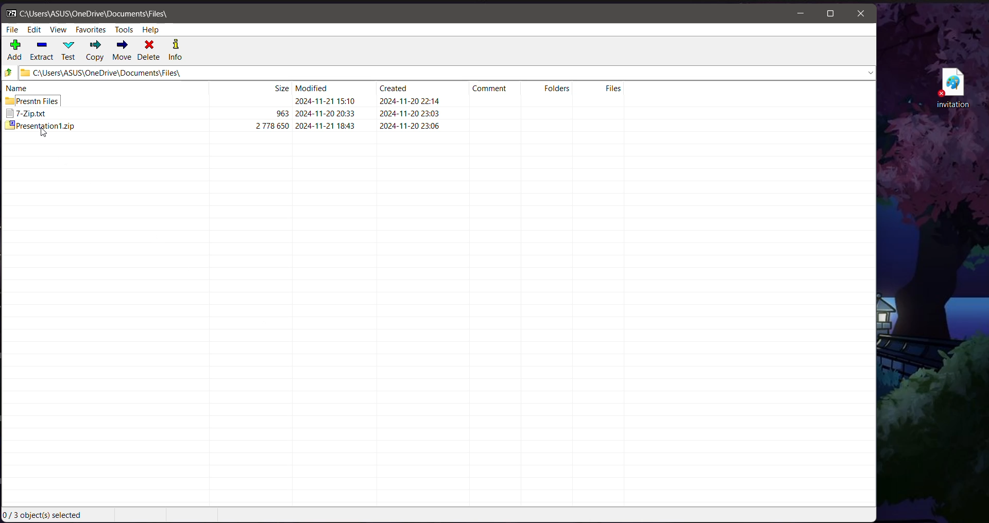  Describe the element at coordinates (124, 30) in the screenshot. I see `Tools` at that location.